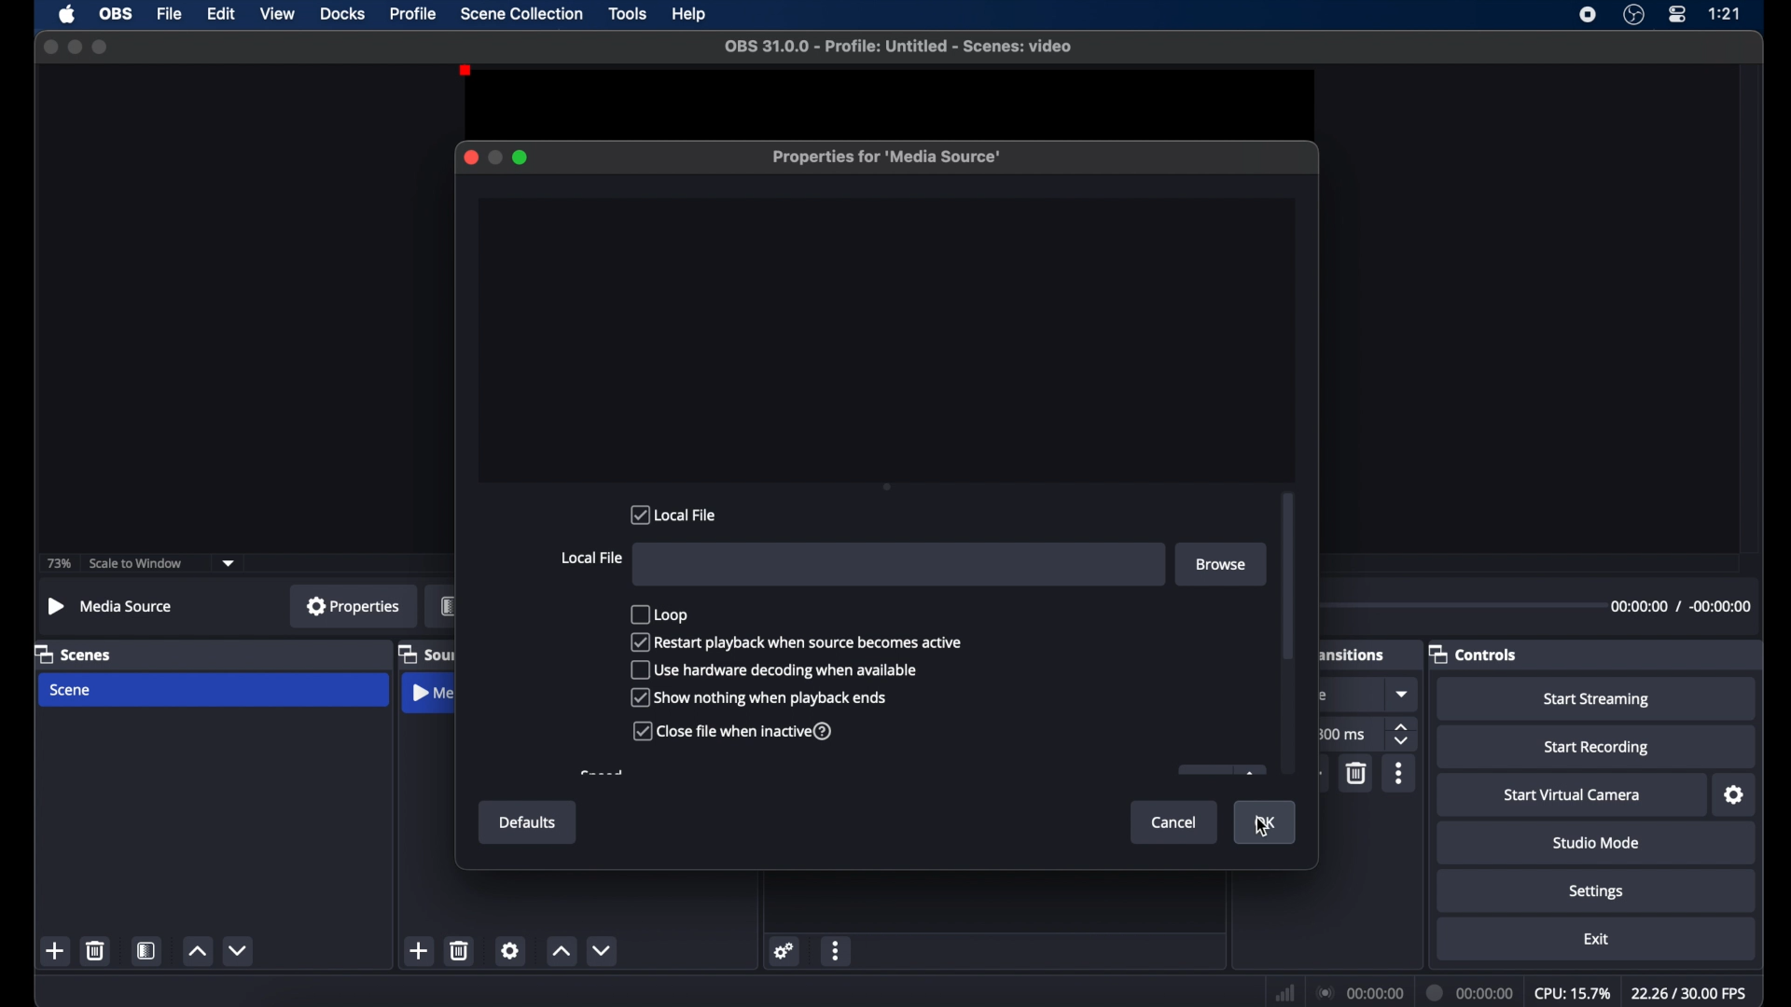 The image size is (1791, 1007). What do you see at coordinates (74, 47) in the screenshot?
I see `minimize` at bounding box center [74, 47].